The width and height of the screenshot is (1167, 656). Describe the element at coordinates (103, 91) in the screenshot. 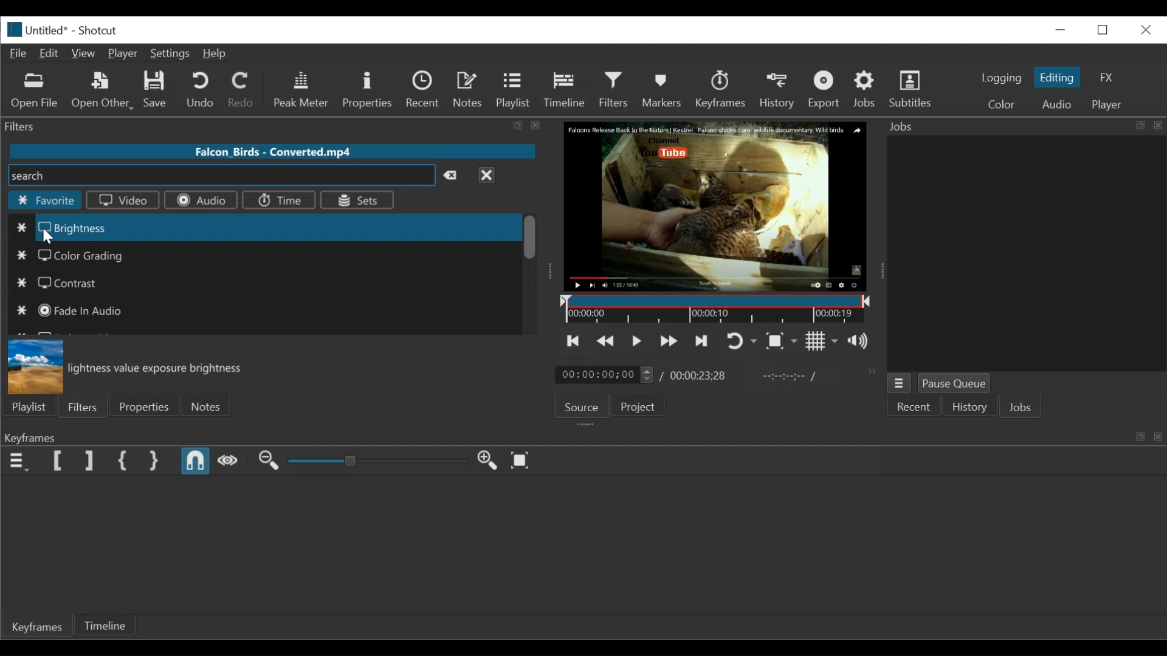

I see `Open Other` at that location.